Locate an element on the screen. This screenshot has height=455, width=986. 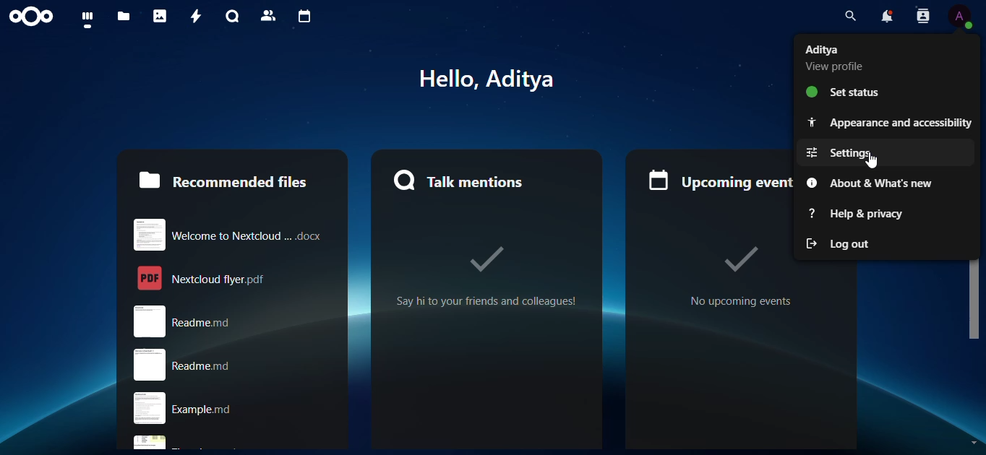
search is located at coordinates (846, 16).